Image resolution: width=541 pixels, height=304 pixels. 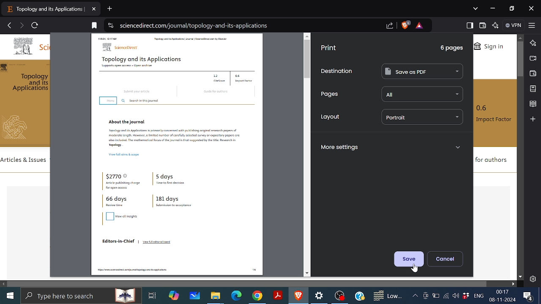 What do you see at coordinates (514, 26) in the screenshot?
I see `VPN` at bounding box center [514, 26].